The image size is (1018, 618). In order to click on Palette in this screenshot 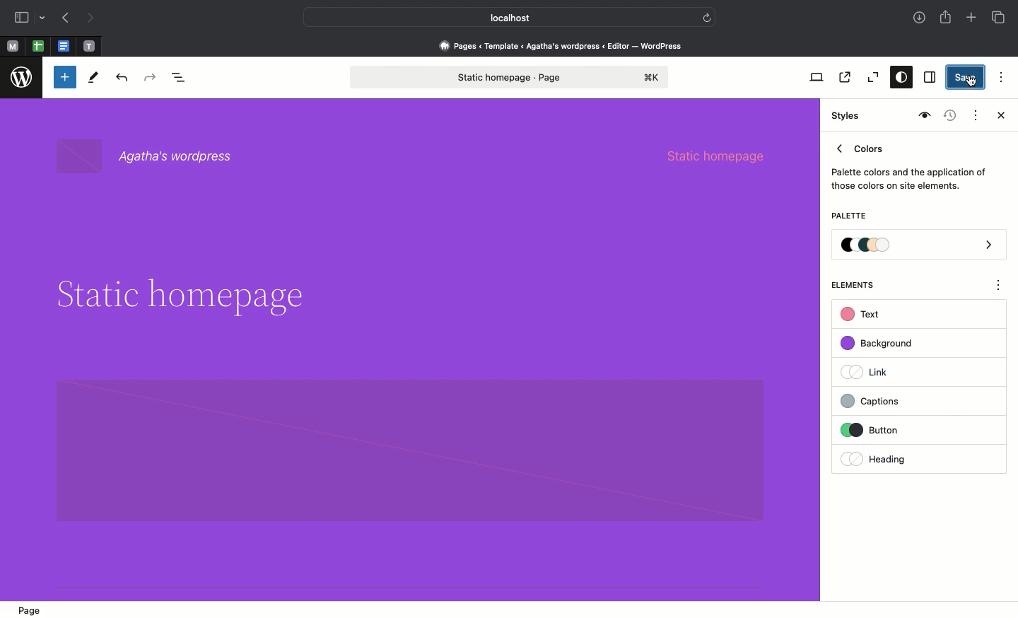, I will do `click(848, 217)`.